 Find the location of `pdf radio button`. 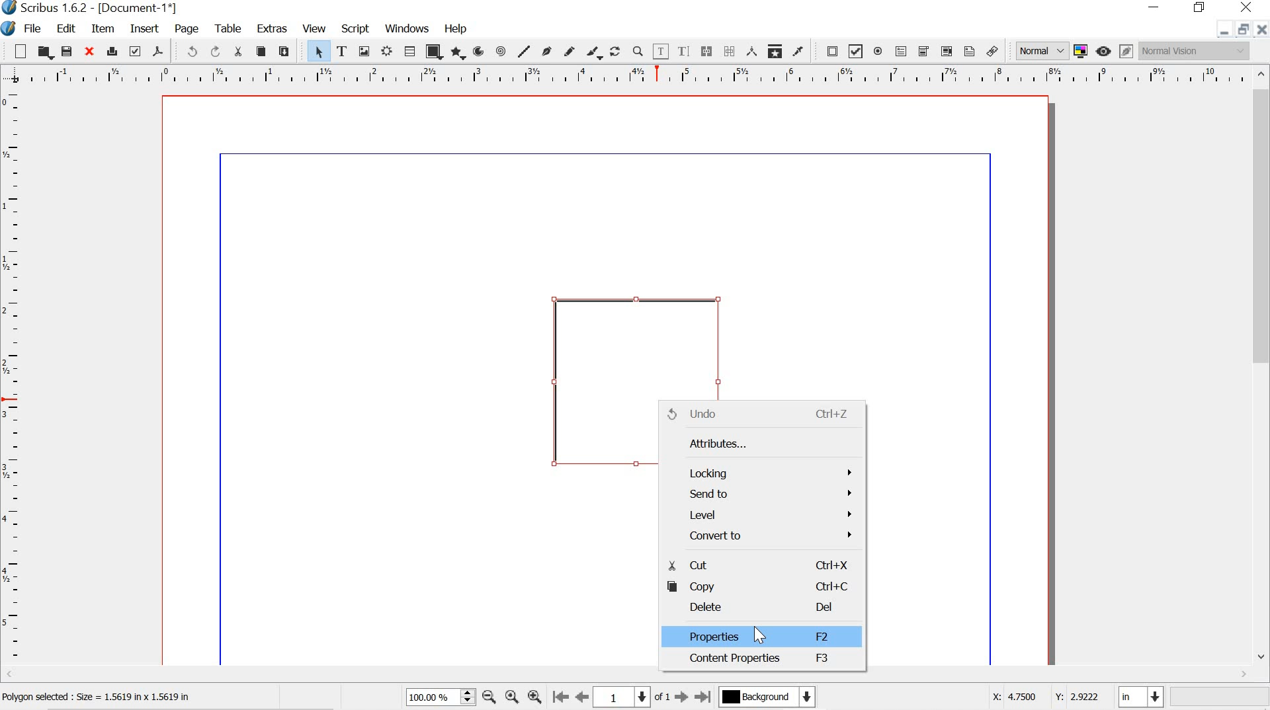

pdf radio button is located at coordinates (880, 52).